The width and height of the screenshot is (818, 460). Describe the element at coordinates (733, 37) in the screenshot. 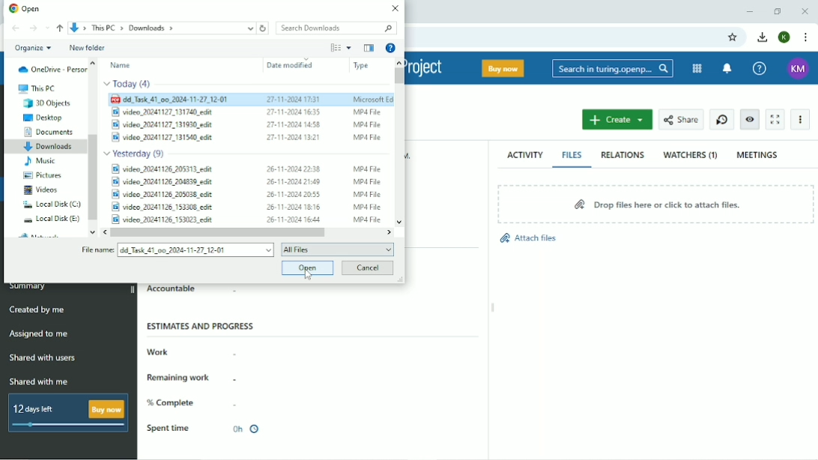

I see `Bookmark this tab` at that location.